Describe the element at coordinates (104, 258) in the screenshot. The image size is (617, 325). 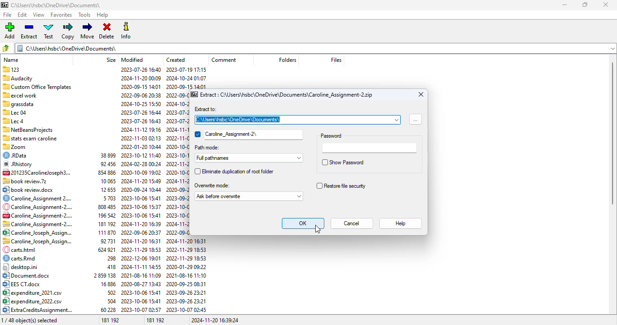
I see `carts.Rmd 298 2022-12-06 19:01 2022-11-29 18:53` at that location.